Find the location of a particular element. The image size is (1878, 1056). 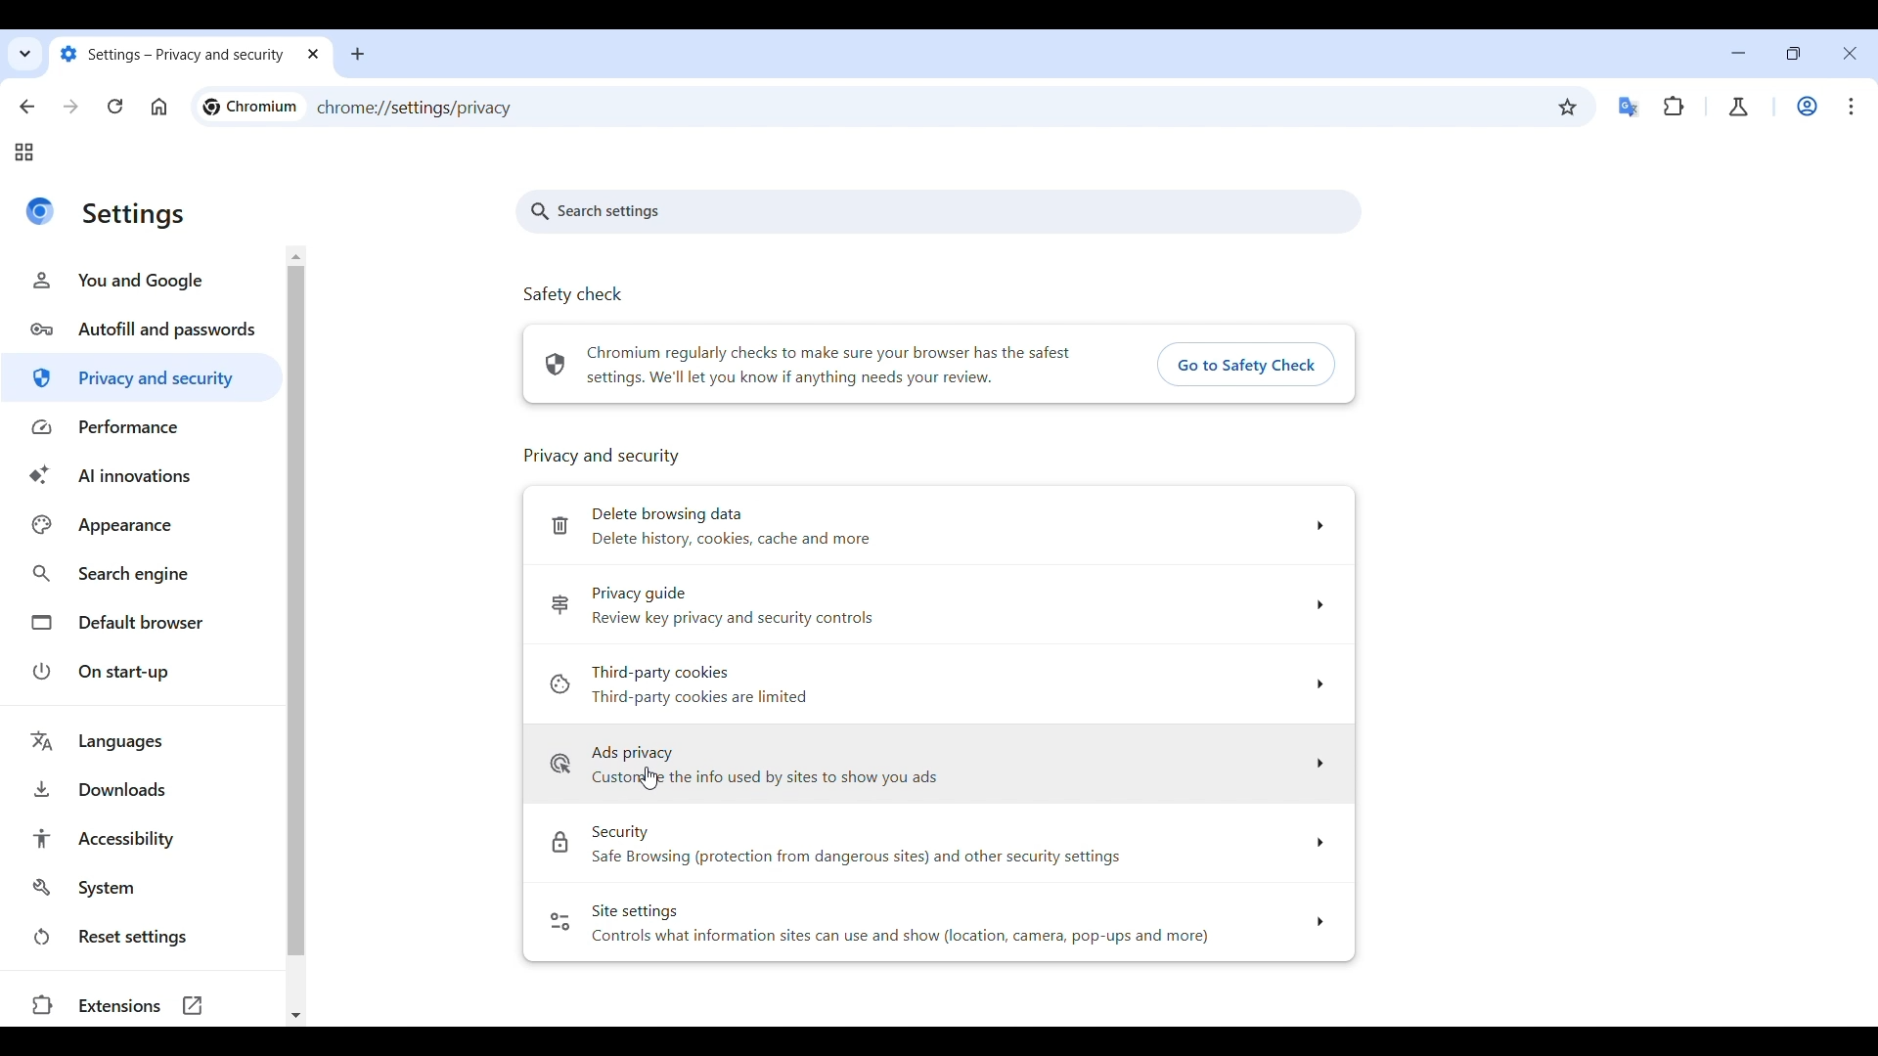

Google translator extension is located at coordinates (1629, 108).